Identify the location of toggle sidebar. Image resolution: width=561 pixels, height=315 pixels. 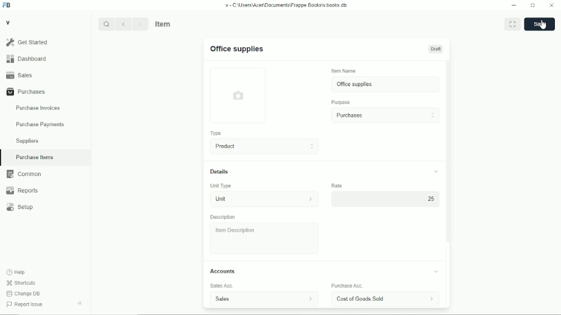
(81, 303).